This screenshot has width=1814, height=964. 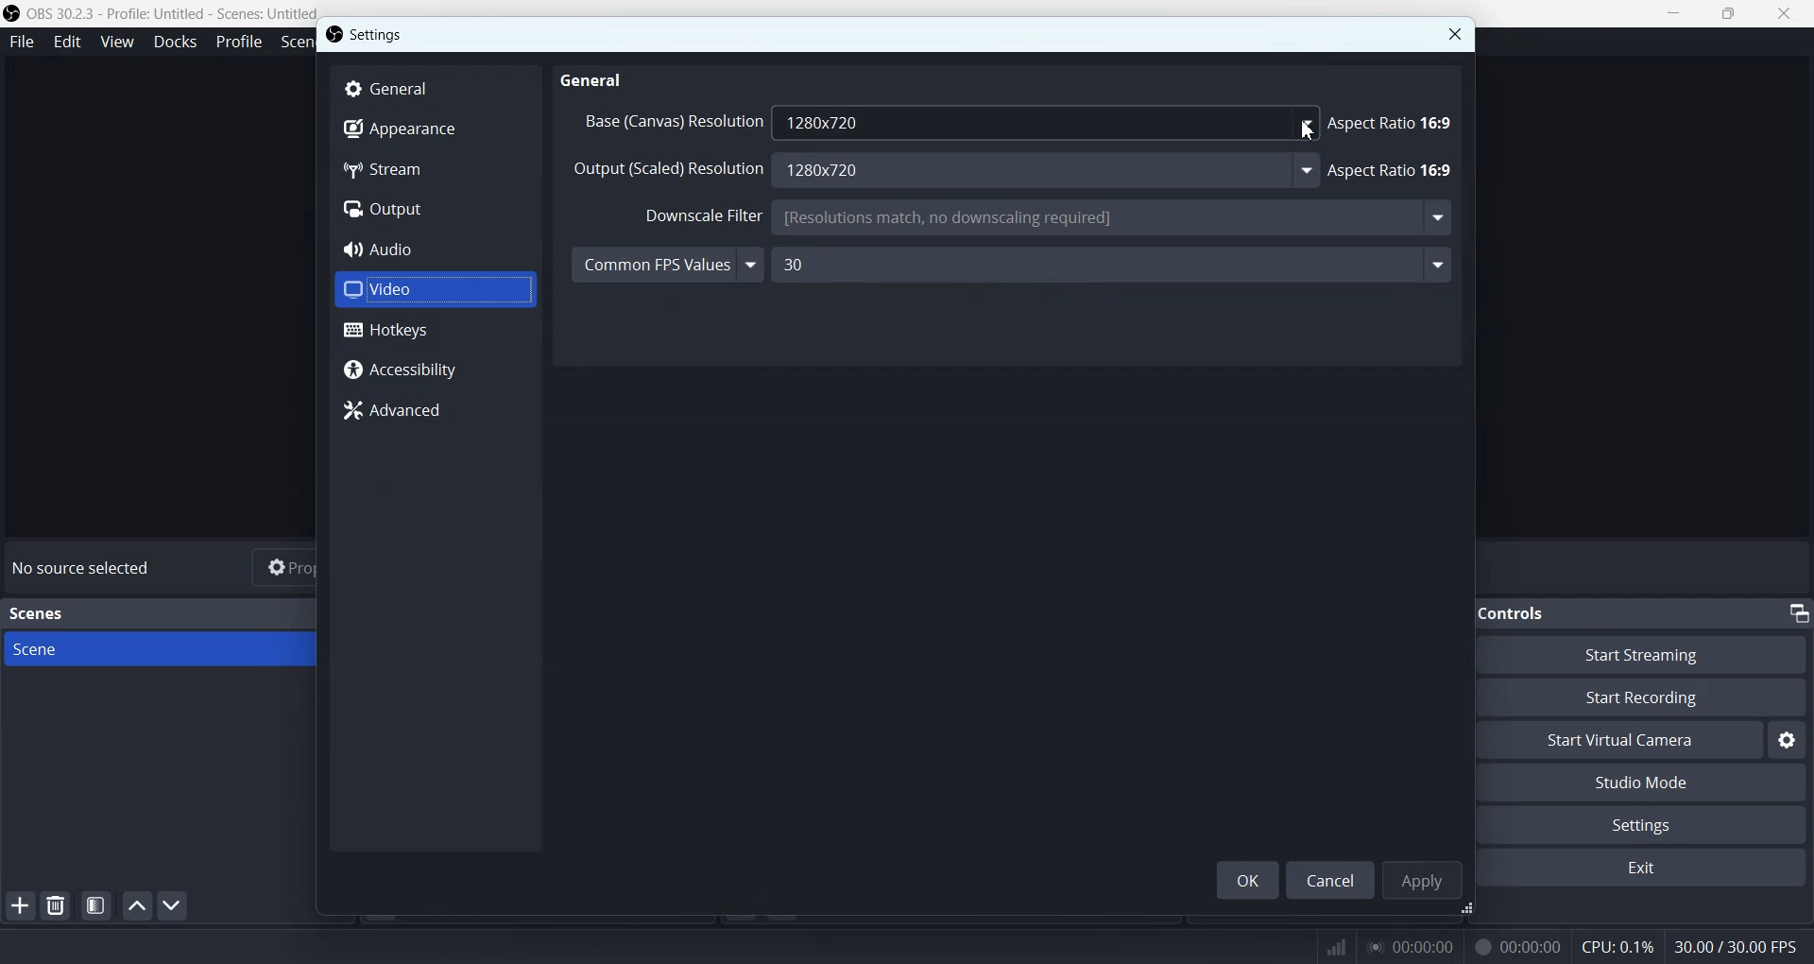 What do you see at coordinates (435, 371) in the screenshot?
I see `Accessibility` at bounding box center [435, 371].